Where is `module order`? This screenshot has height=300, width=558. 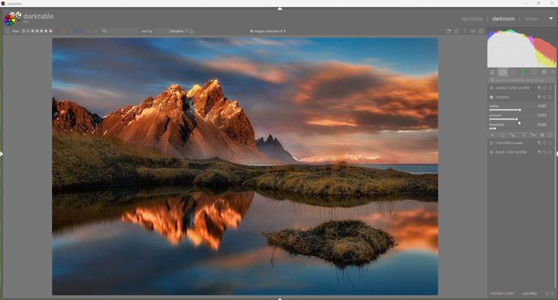 module order is located at coordinates (503, 294).